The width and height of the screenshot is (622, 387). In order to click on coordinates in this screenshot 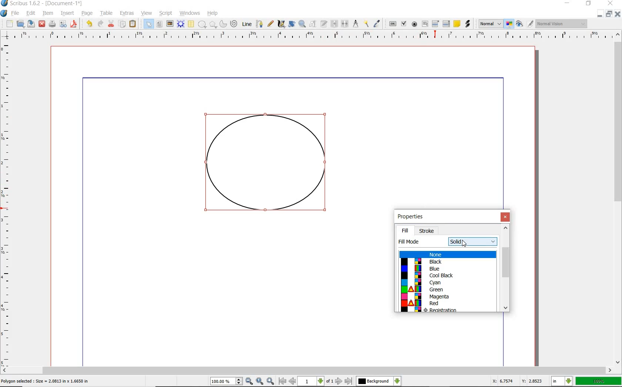, I will do `click(516, 381)`.